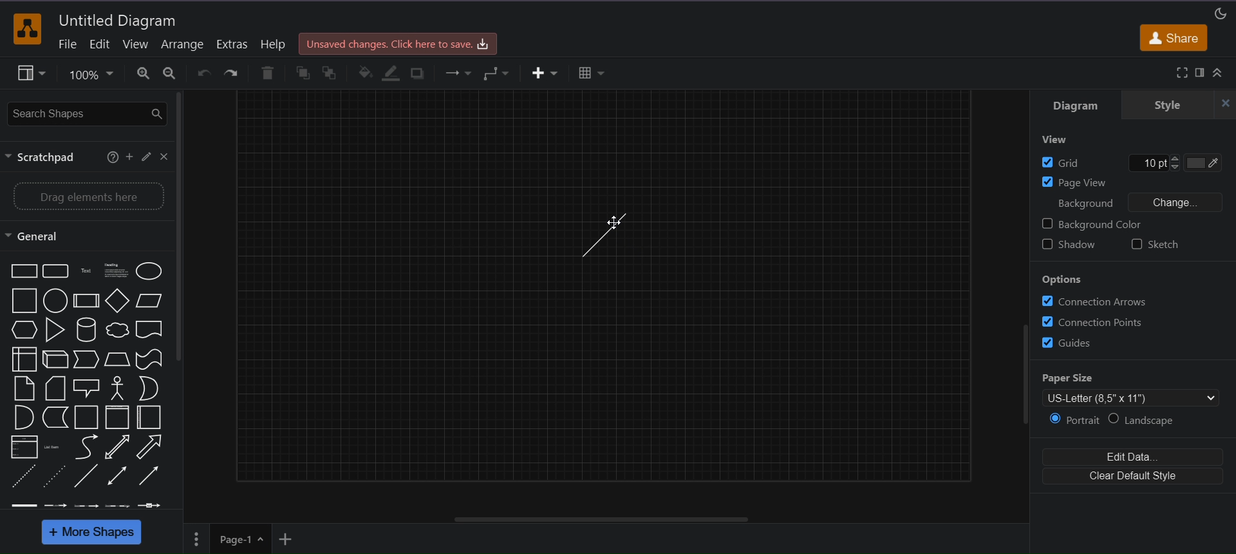 The width and height of the screenshot is (1236, 554). I want to click on connector line shape, so click(608, 236).